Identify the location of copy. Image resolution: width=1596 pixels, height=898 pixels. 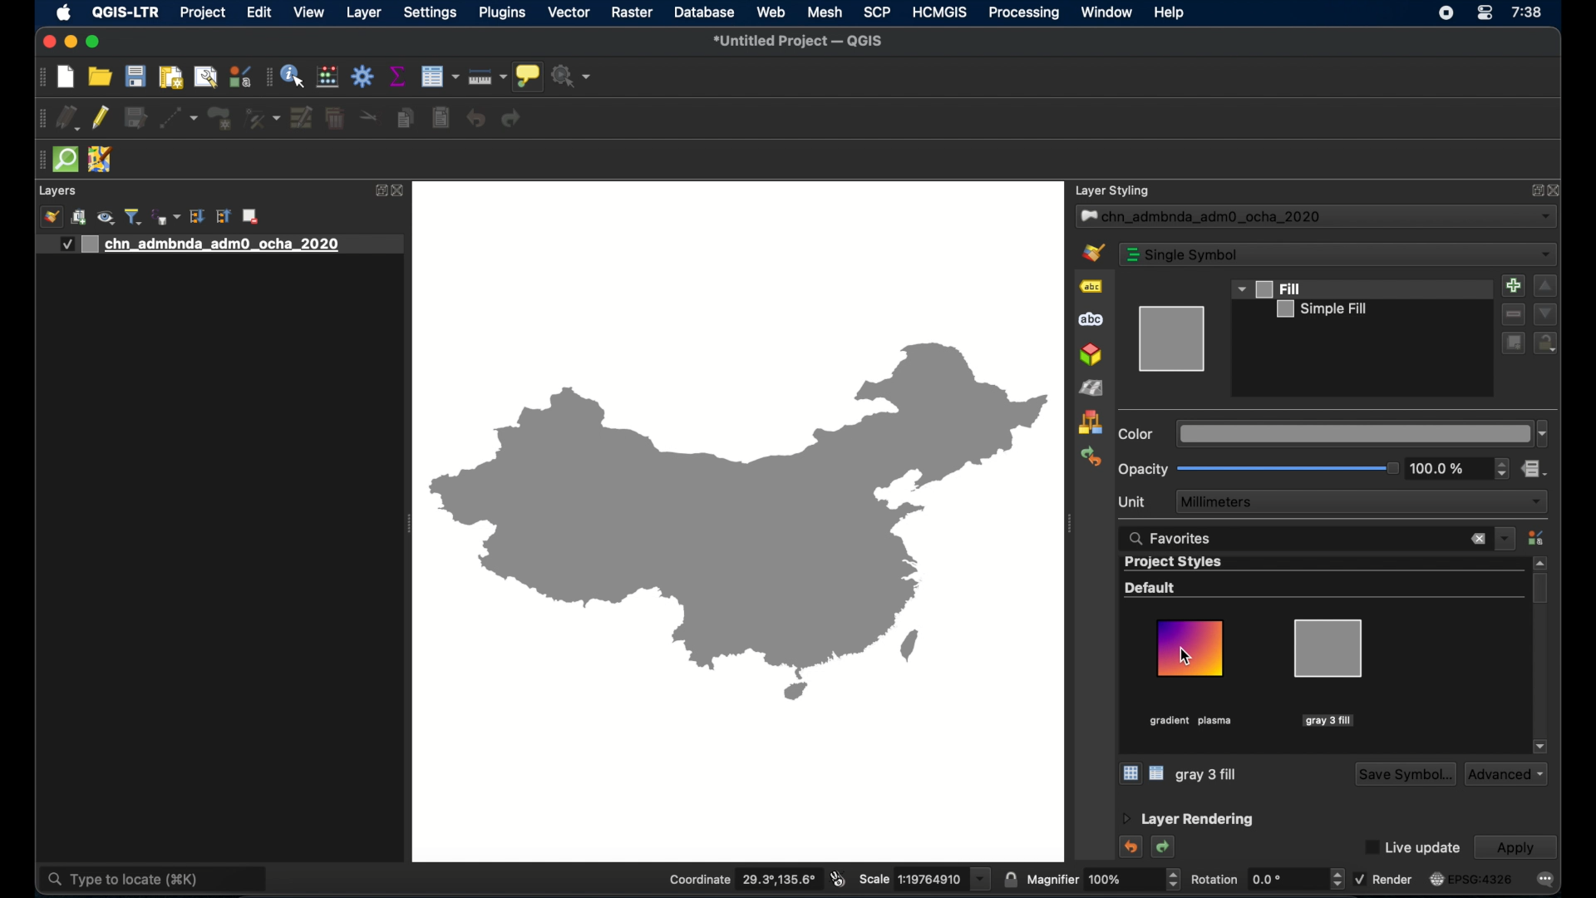
(406, 118).